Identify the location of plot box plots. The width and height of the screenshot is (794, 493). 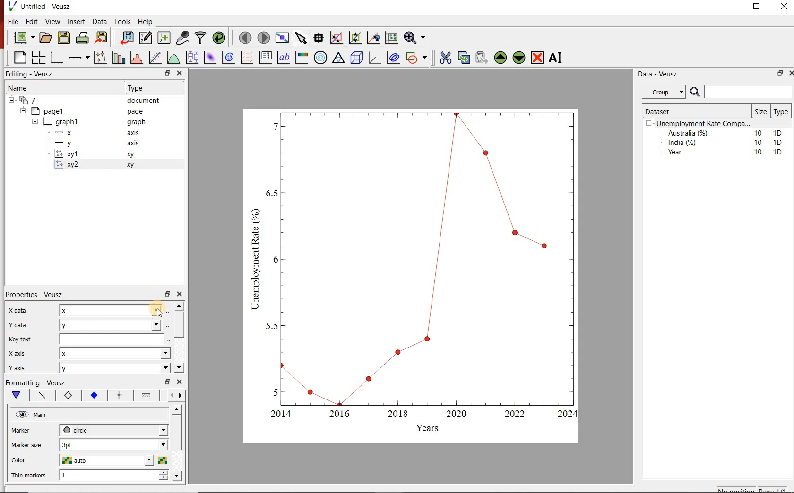
(192, 57).